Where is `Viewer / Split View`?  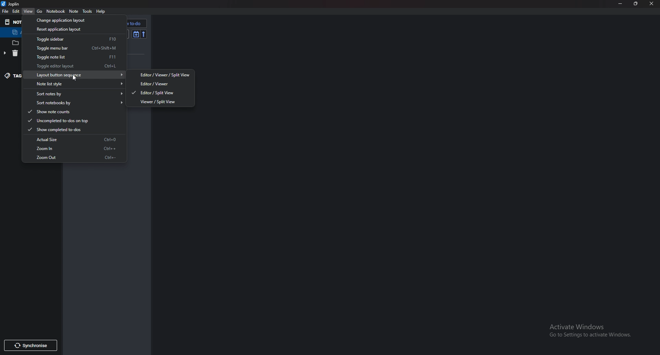
Viewer / Split View is located at coordinates (159, 101).